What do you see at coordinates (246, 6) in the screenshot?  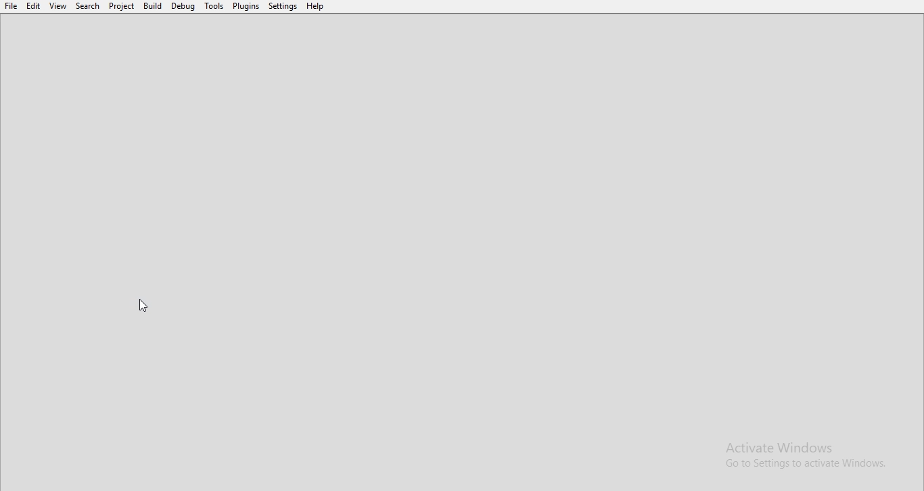 I see `Plugins ` at bounding box center [246, 6].